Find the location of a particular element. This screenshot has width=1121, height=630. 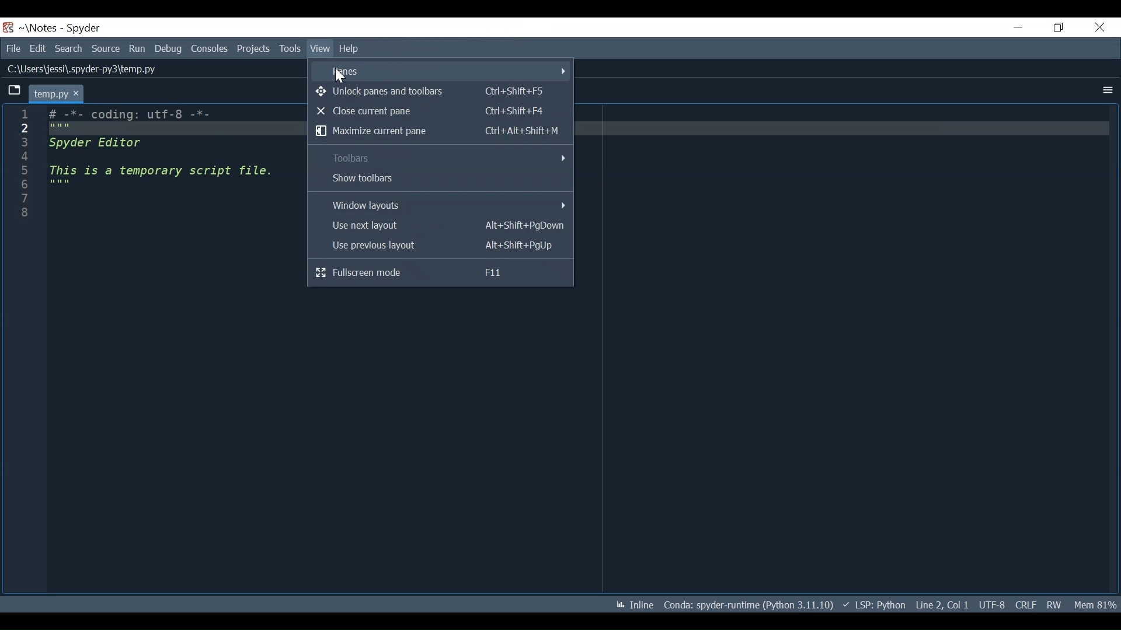

Use next layout is located at coordinates (442, 226).